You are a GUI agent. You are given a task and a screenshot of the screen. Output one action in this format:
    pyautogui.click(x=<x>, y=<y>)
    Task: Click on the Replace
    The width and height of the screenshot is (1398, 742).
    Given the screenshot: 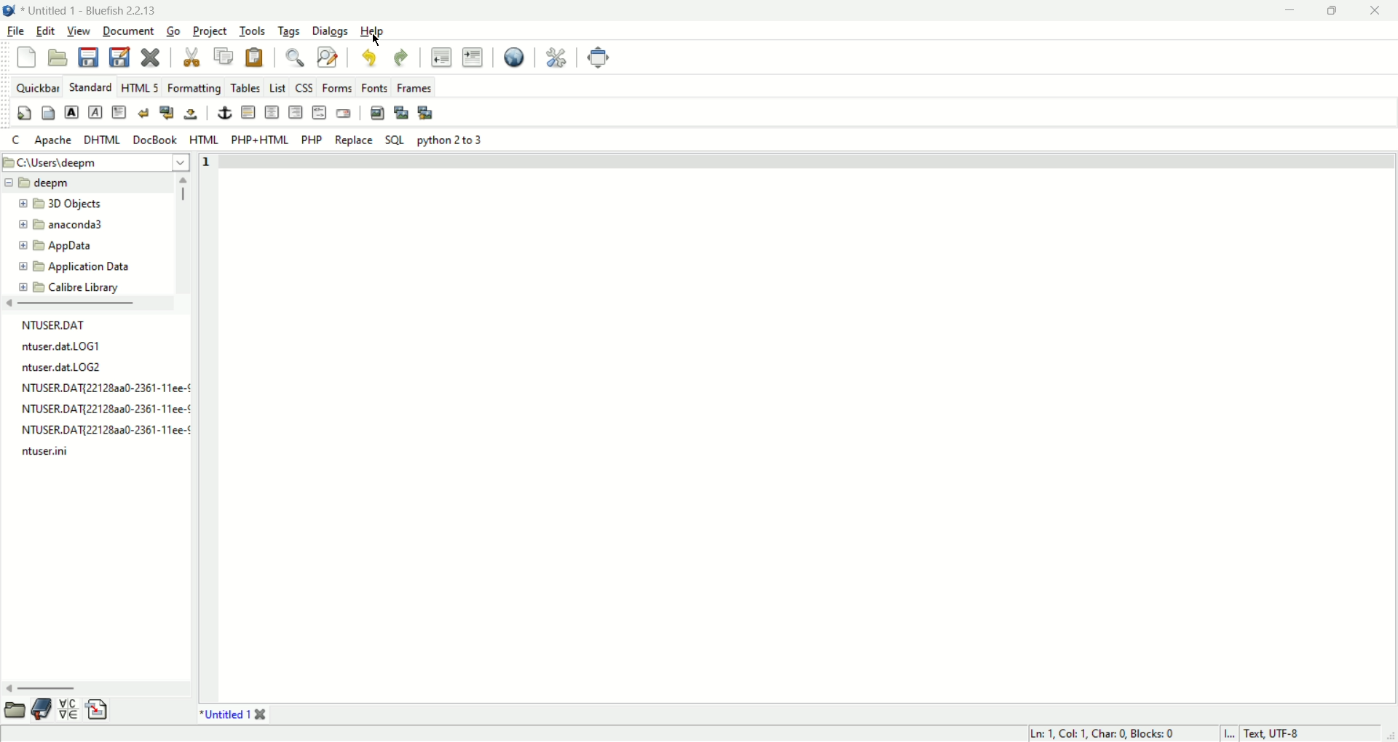 What is the action you would take?
    pyautogui.click(x=352, y=141)
    